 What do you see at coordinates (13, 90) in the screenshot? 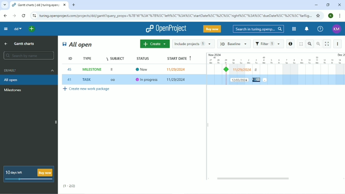
I see `Milestone` at bounding box center [13, 90].